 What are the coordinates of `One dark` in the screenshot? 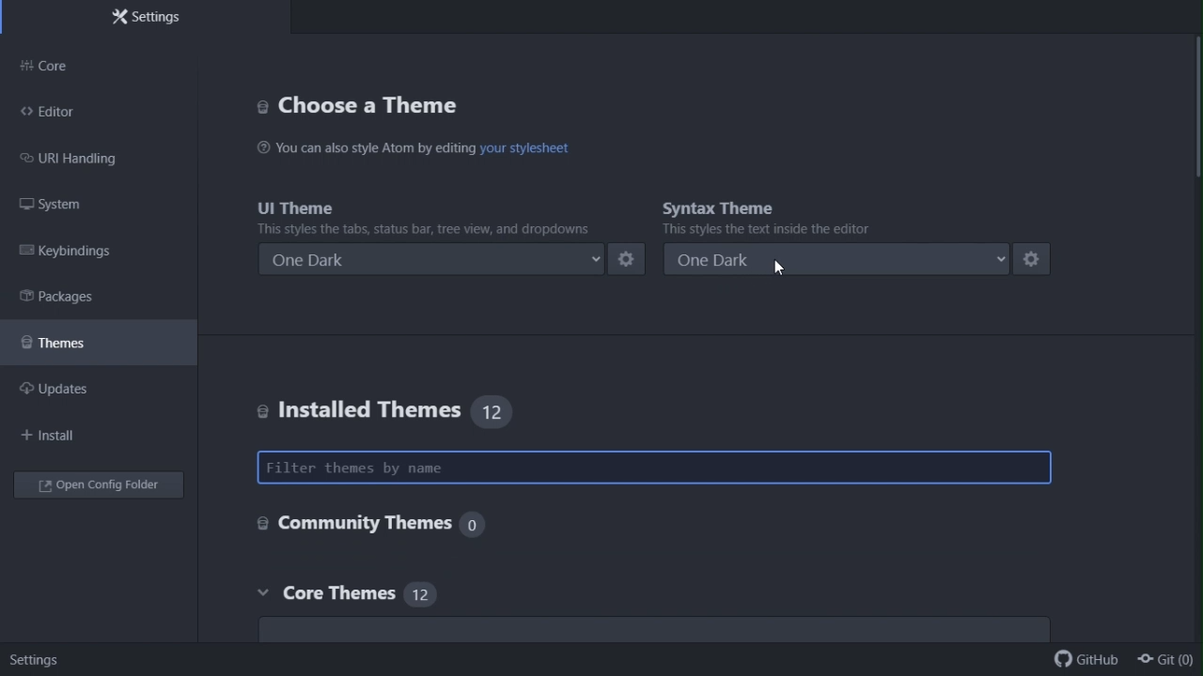 It's located at (841, 259).